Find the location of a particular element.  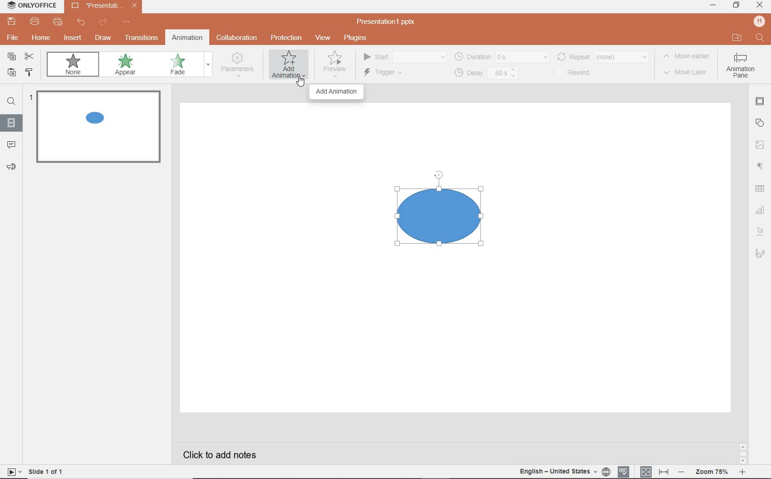

signature is located at coordinates (760, 254).